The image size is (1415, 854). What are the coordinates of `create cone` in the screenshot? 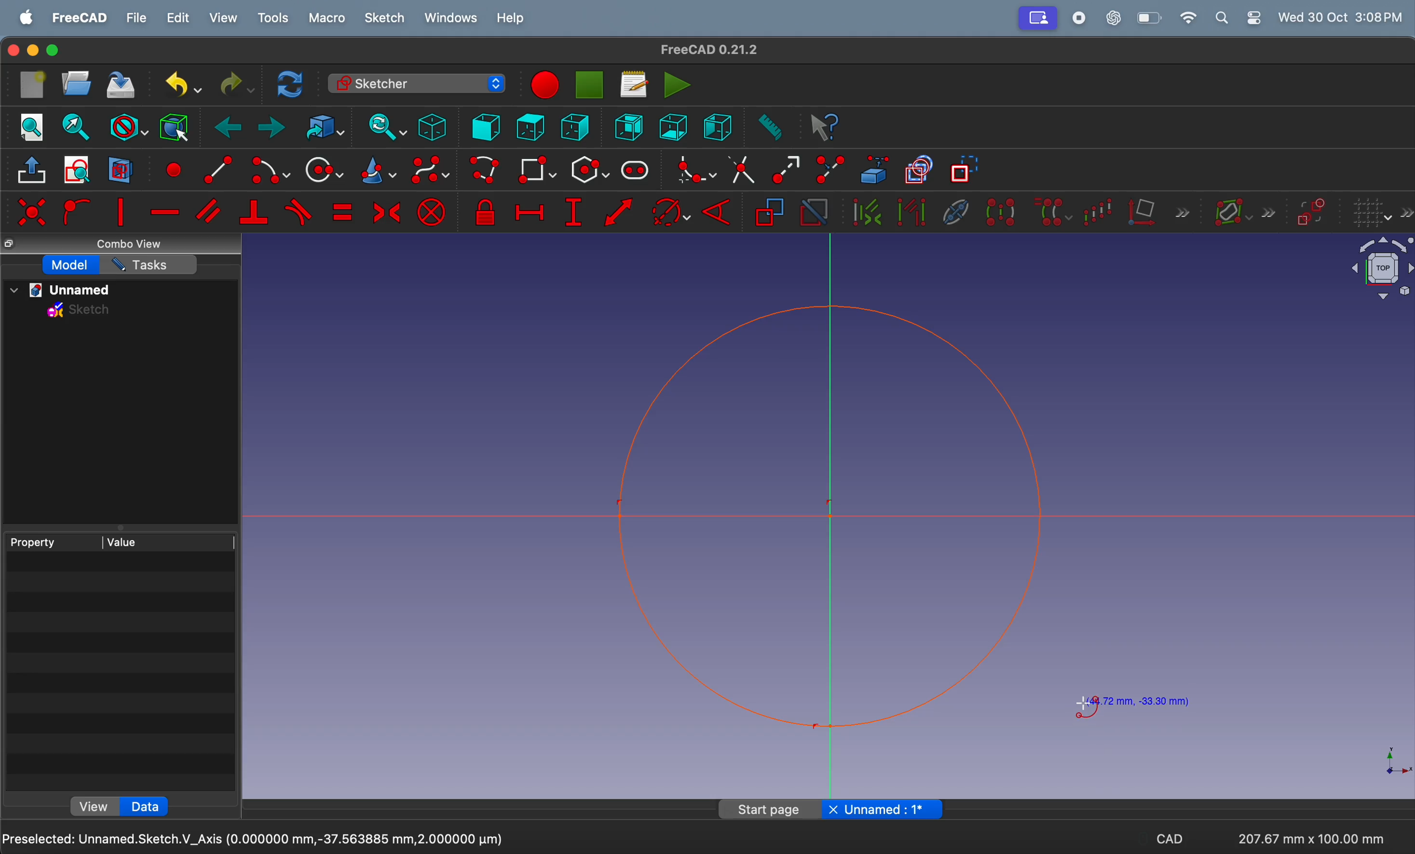 It's located at (376, 172).